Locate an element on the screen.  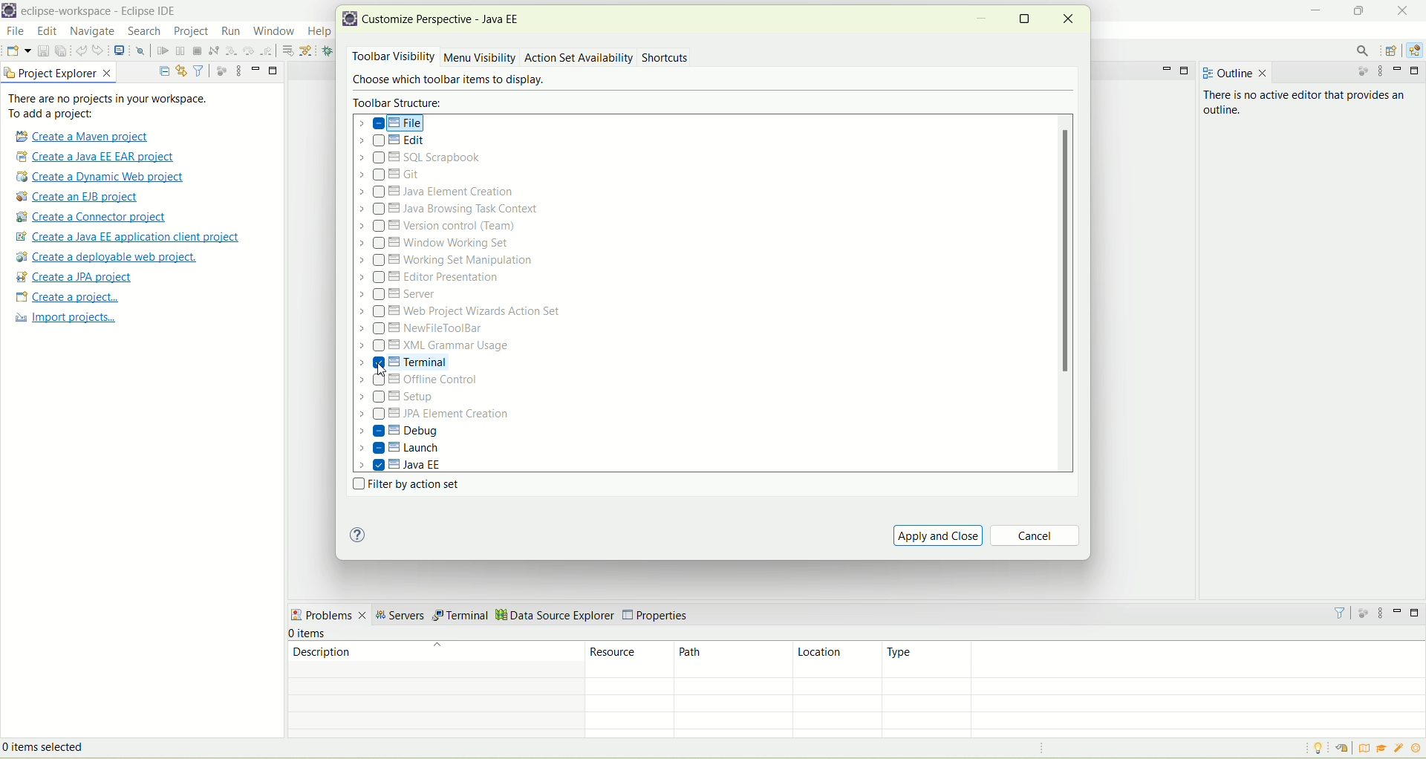
navigate is located at coordinates (92, 33).